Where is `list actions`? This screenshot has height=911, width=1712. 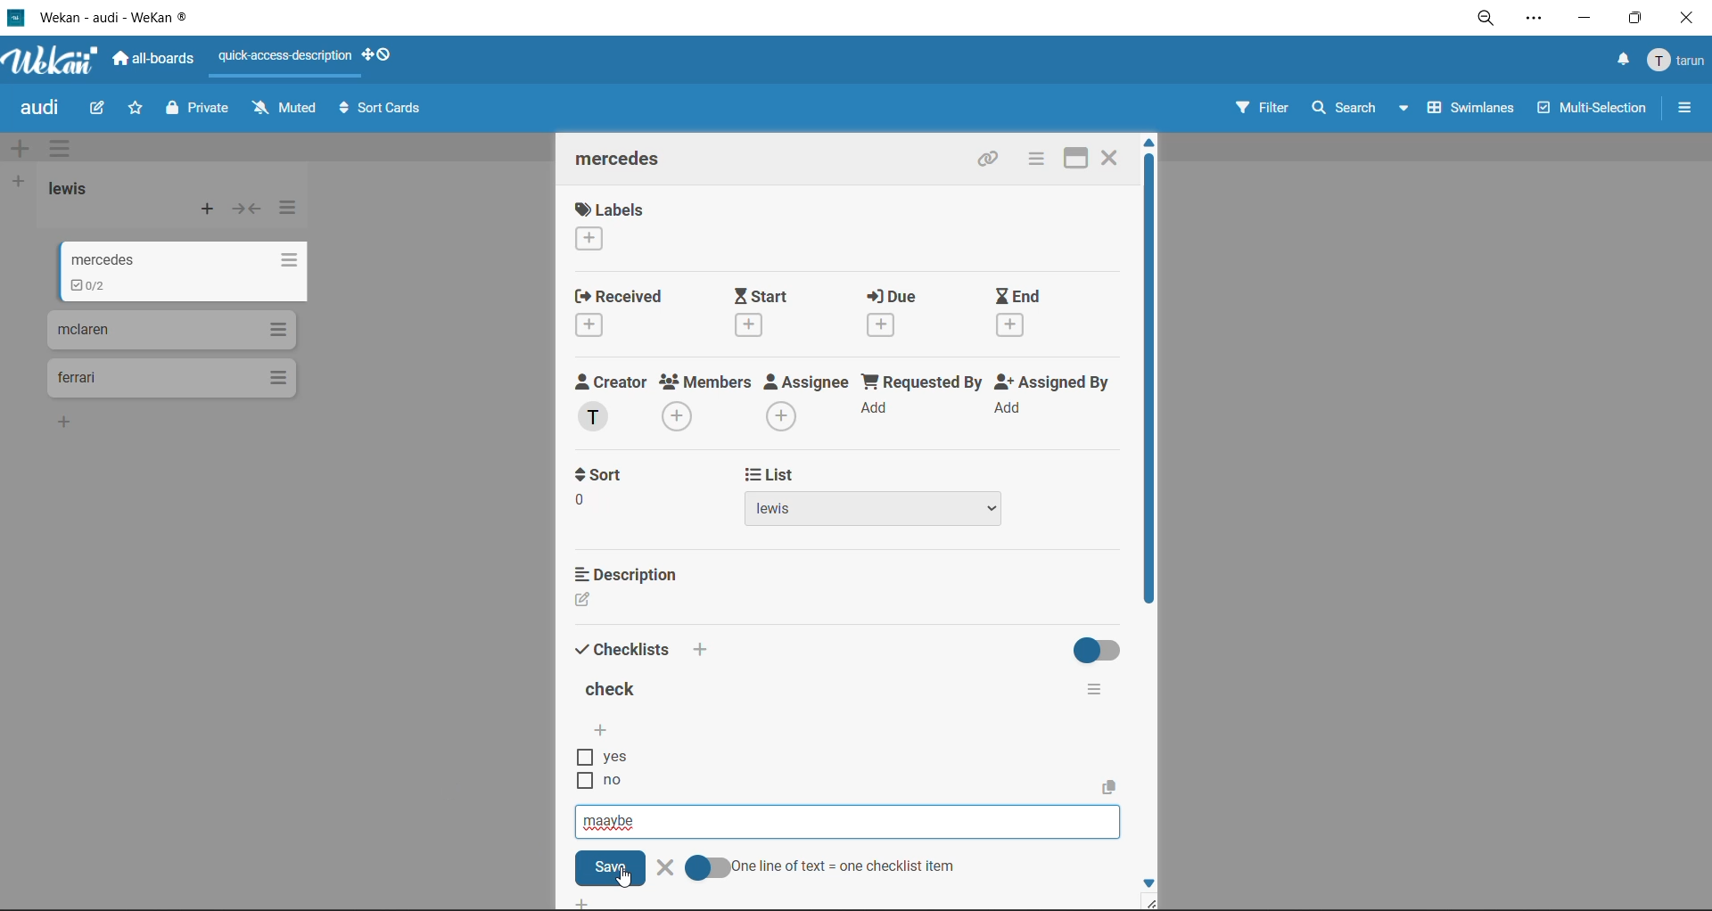
list actions is located at coordinates (279, 260).